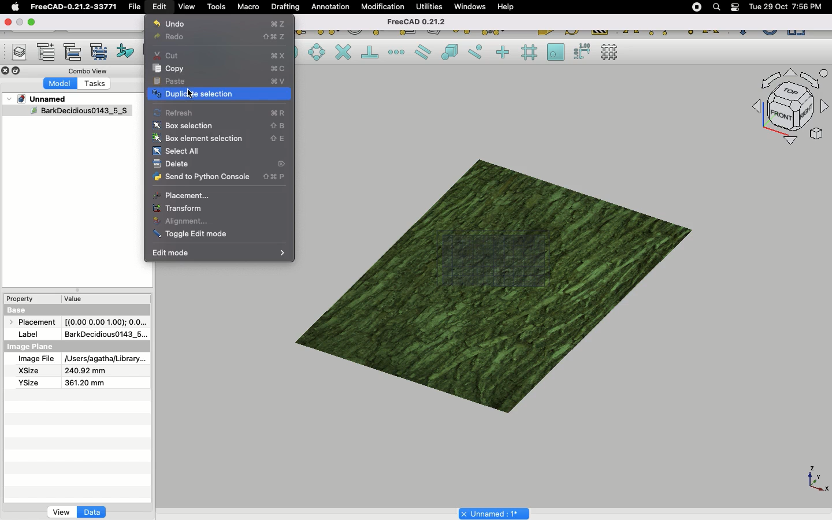  What do you see at coordinates (31, 347) in the screenshot?
I see `Image Plane` at bounding box center [31, 347].